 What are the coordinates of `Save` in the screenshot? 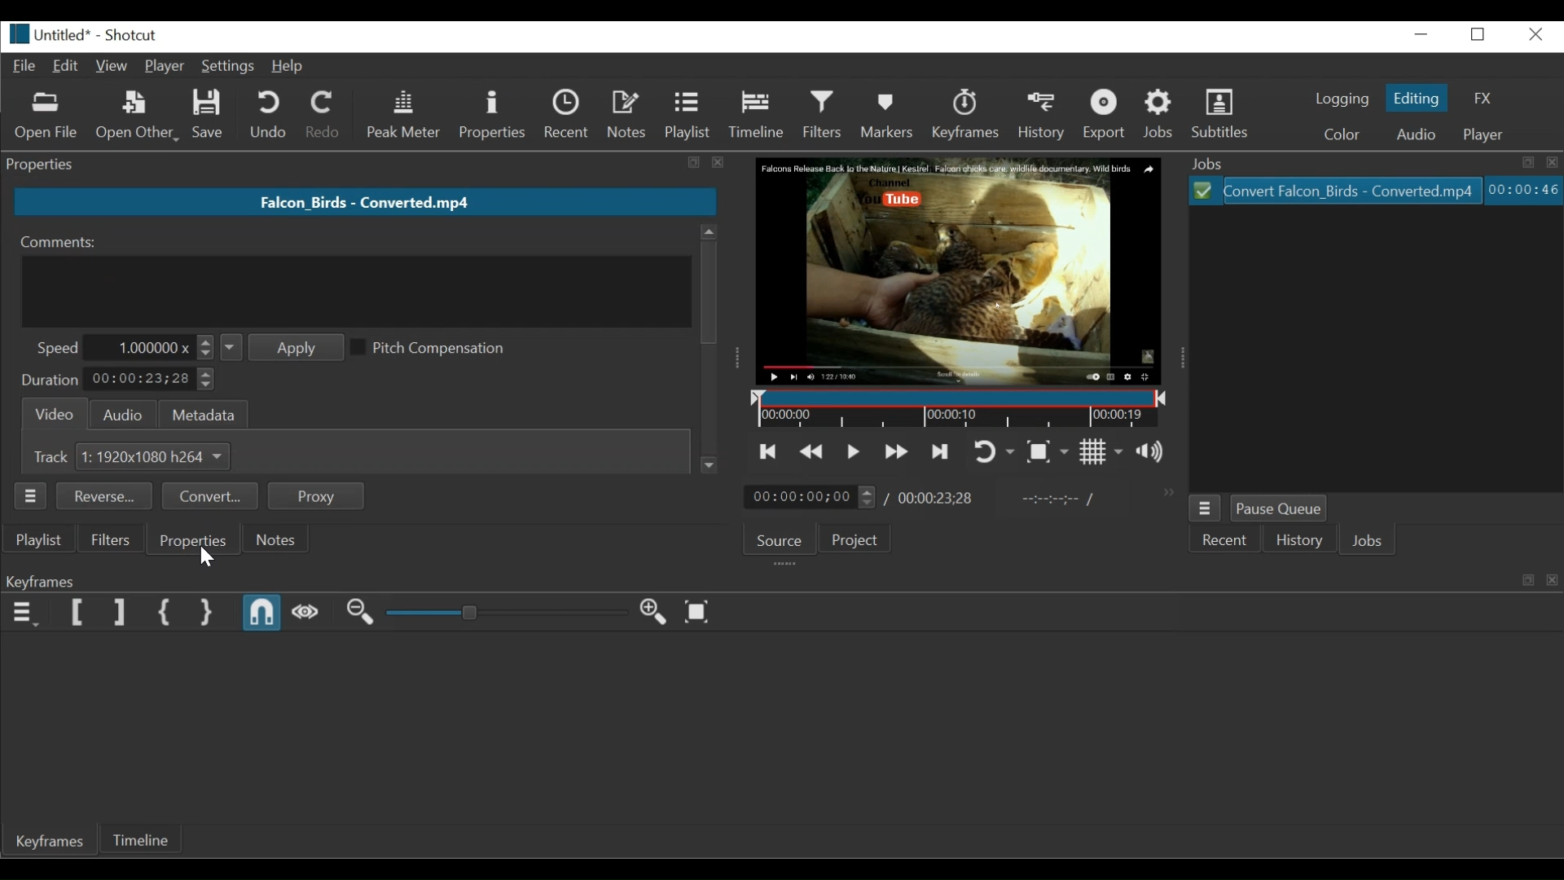 It's located at (209, 117).